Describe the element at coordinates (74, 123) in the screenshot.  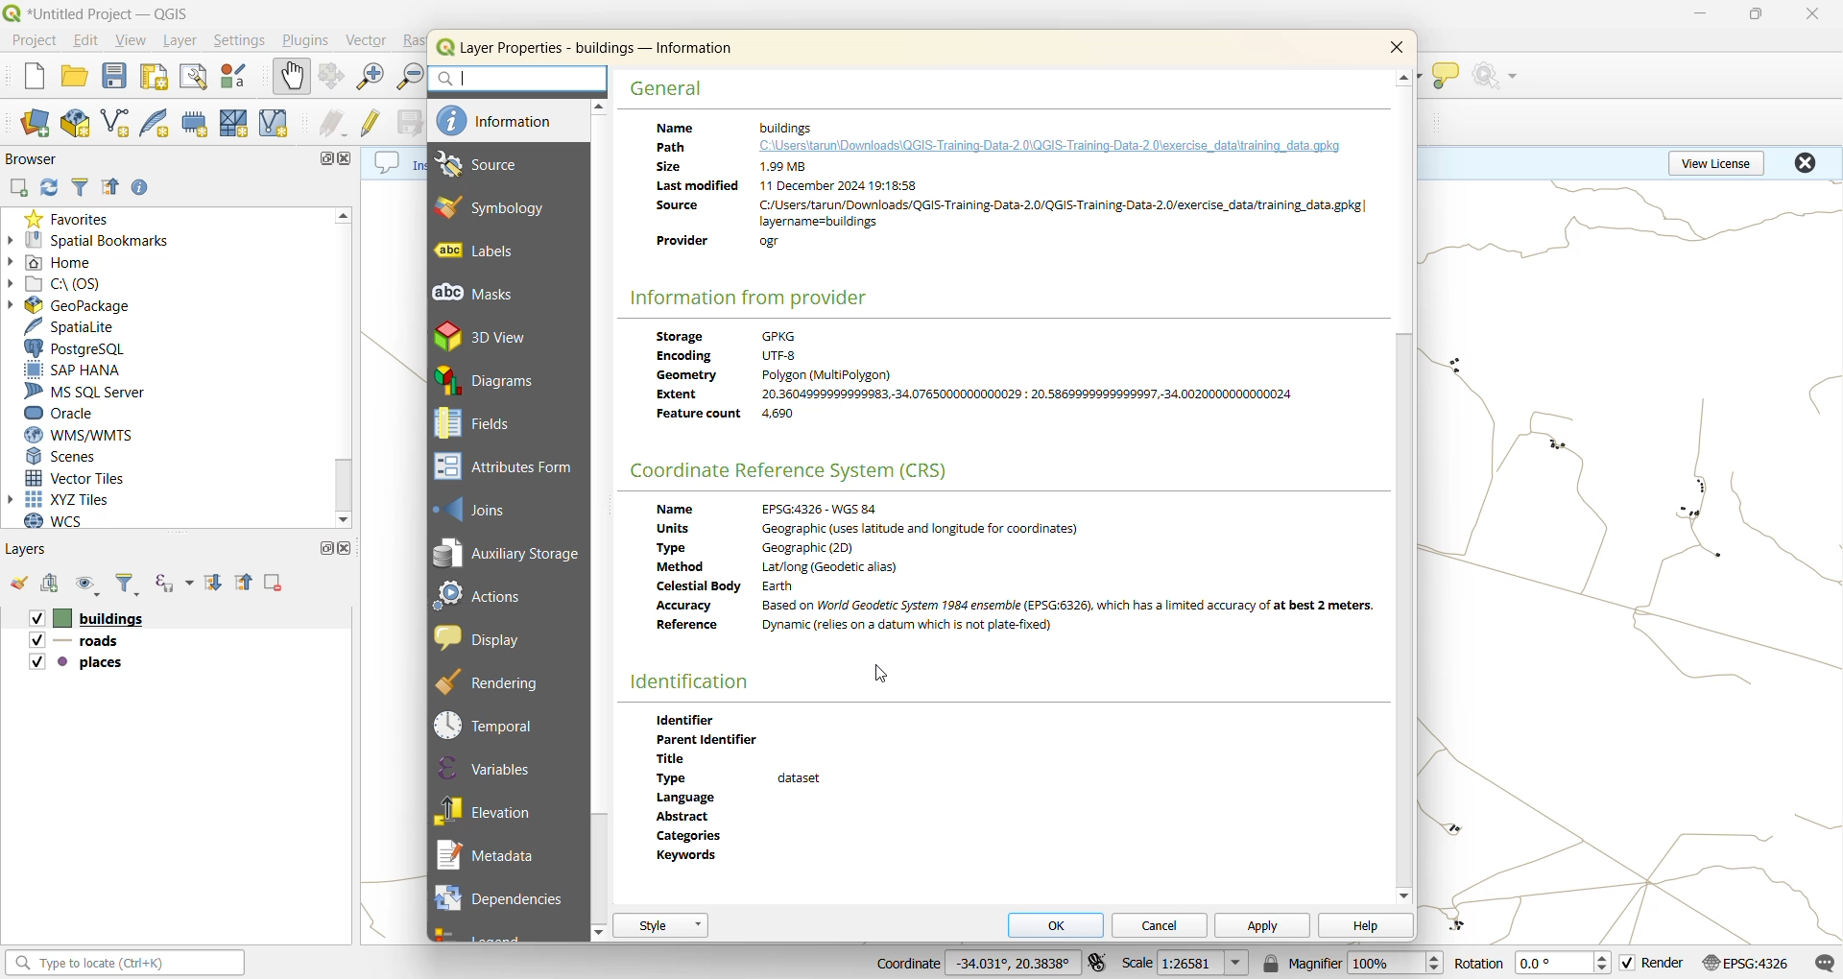
I see `new geopackage` at that location.